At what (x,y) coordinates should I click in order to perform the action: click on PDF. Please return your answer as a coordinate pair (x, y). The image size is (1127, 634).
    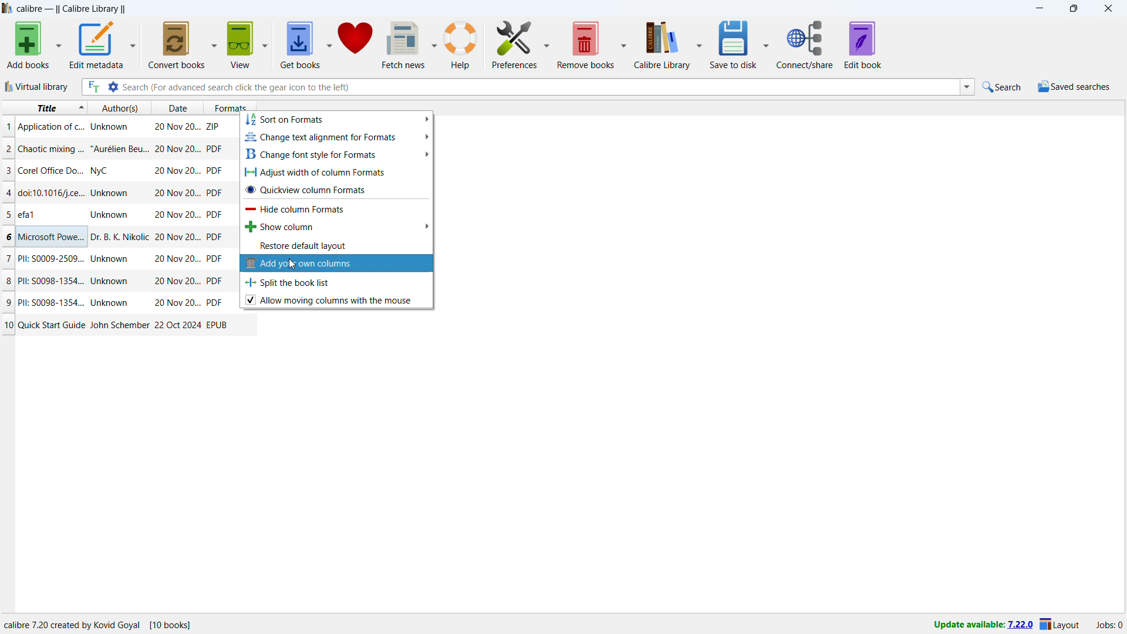
    Looking at the image, I should click on (215, 193).